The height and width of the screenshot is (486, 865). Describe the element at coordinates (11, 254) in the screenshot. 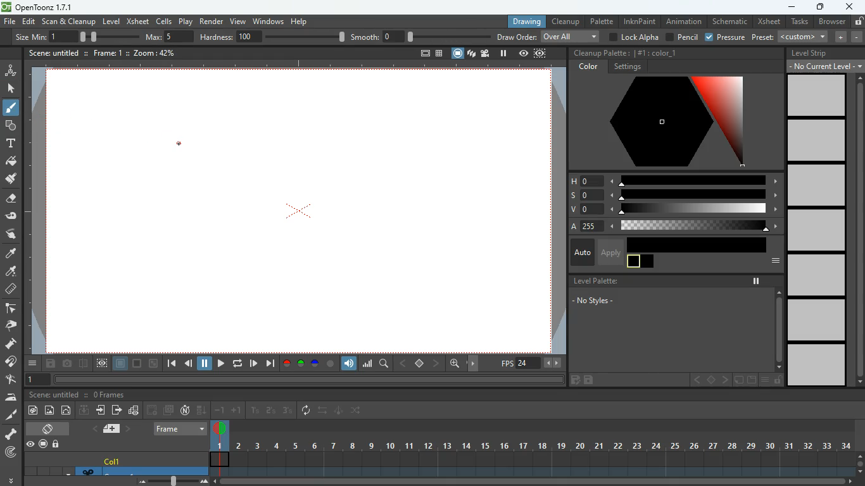

I see `a` at that location.